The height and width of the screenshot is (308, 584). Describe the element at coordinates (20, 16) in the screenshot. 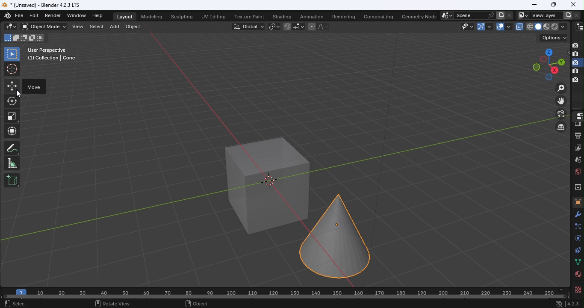

I see `File` at that location.